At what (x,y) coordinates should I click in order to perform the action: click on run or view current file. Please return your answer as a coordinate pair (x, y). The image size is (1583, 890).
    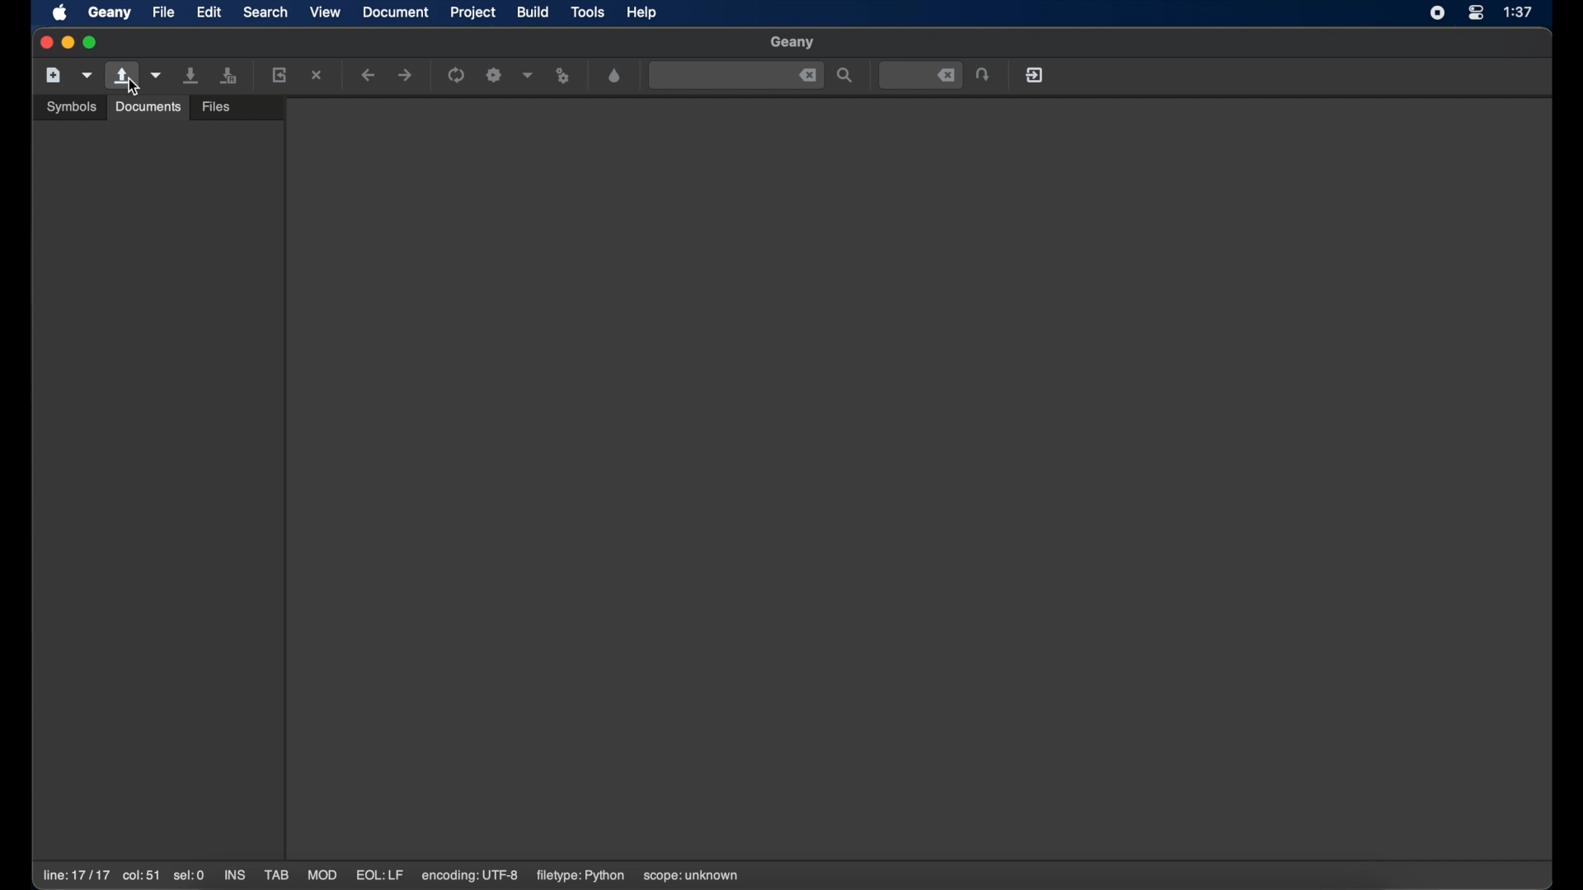
    Looking at the image, I should click on (564, 75).